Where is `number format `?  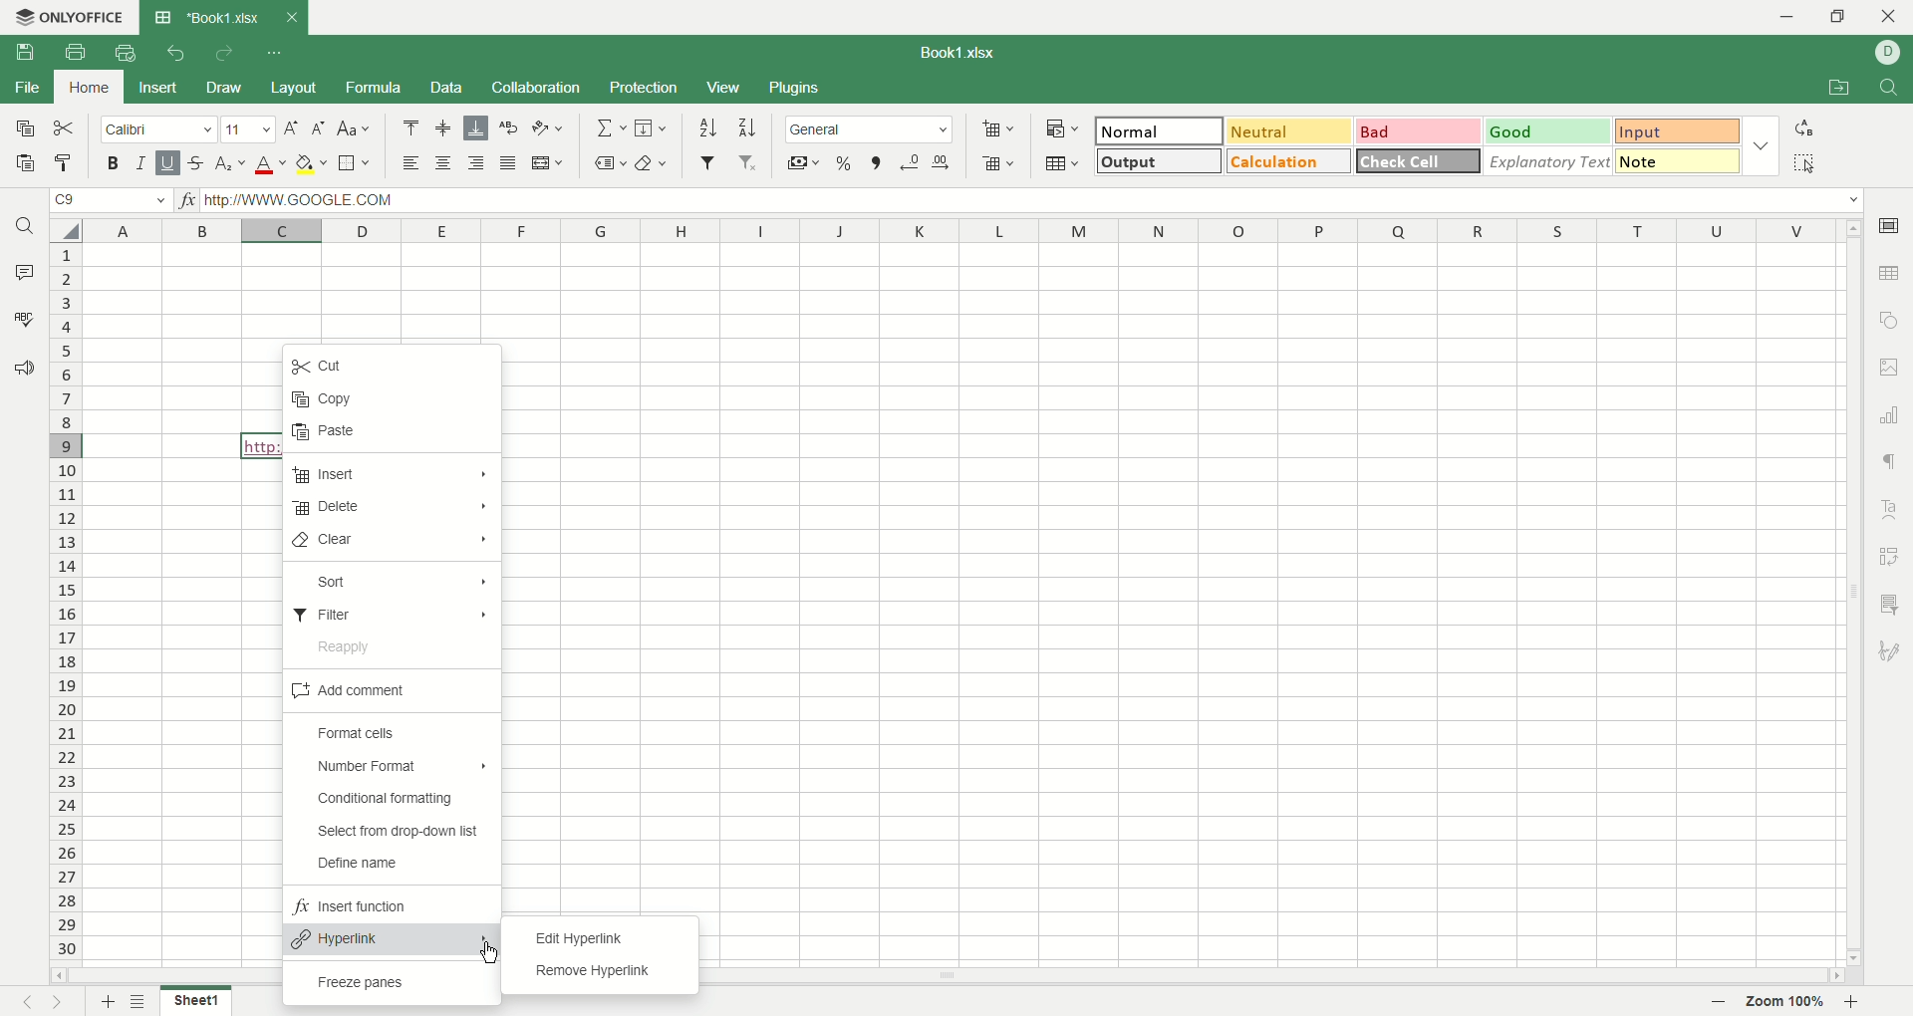
number format  is located at coordinates (394, 762).